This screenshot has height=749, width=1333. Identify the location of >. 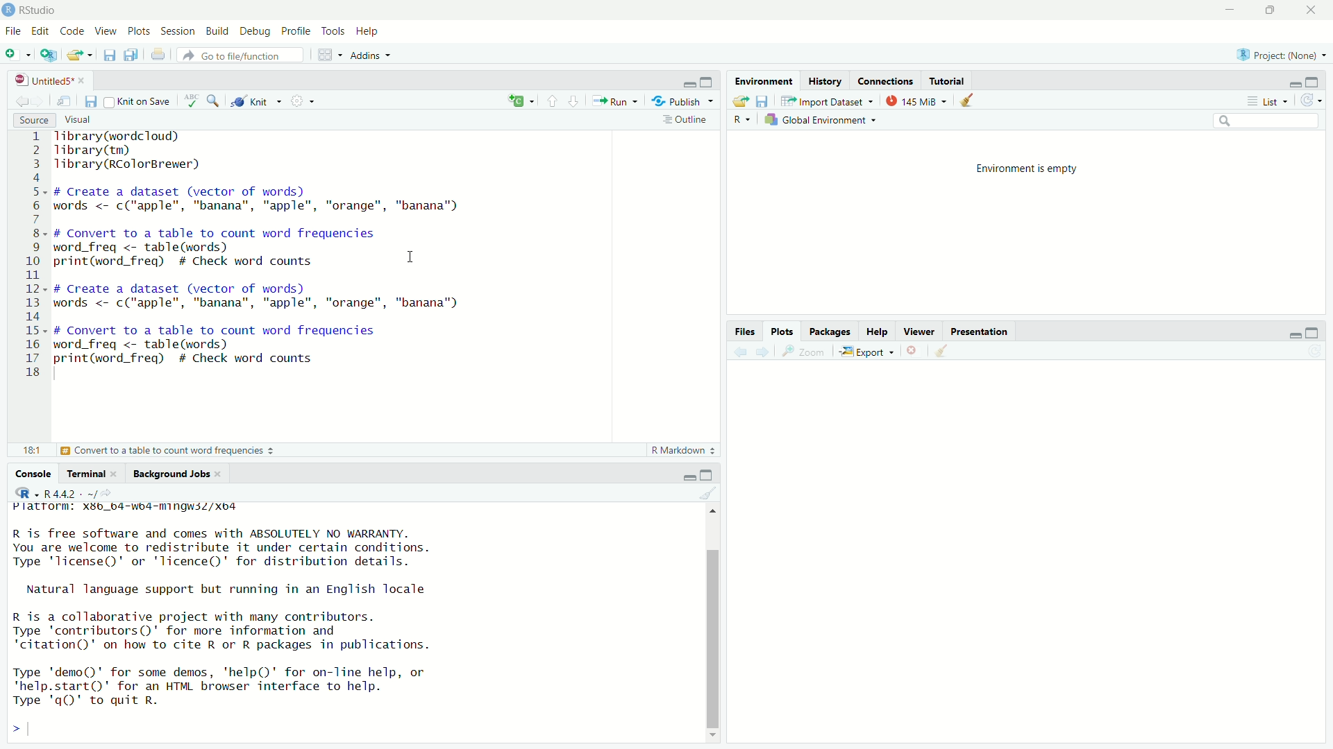
(20, 730).